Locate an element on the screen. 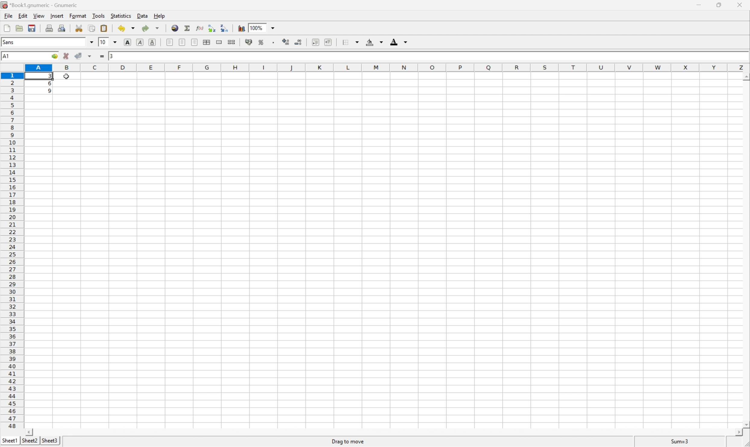 This screenshot has height=447, width=750. Cursor is located at coordinates (67, 77).